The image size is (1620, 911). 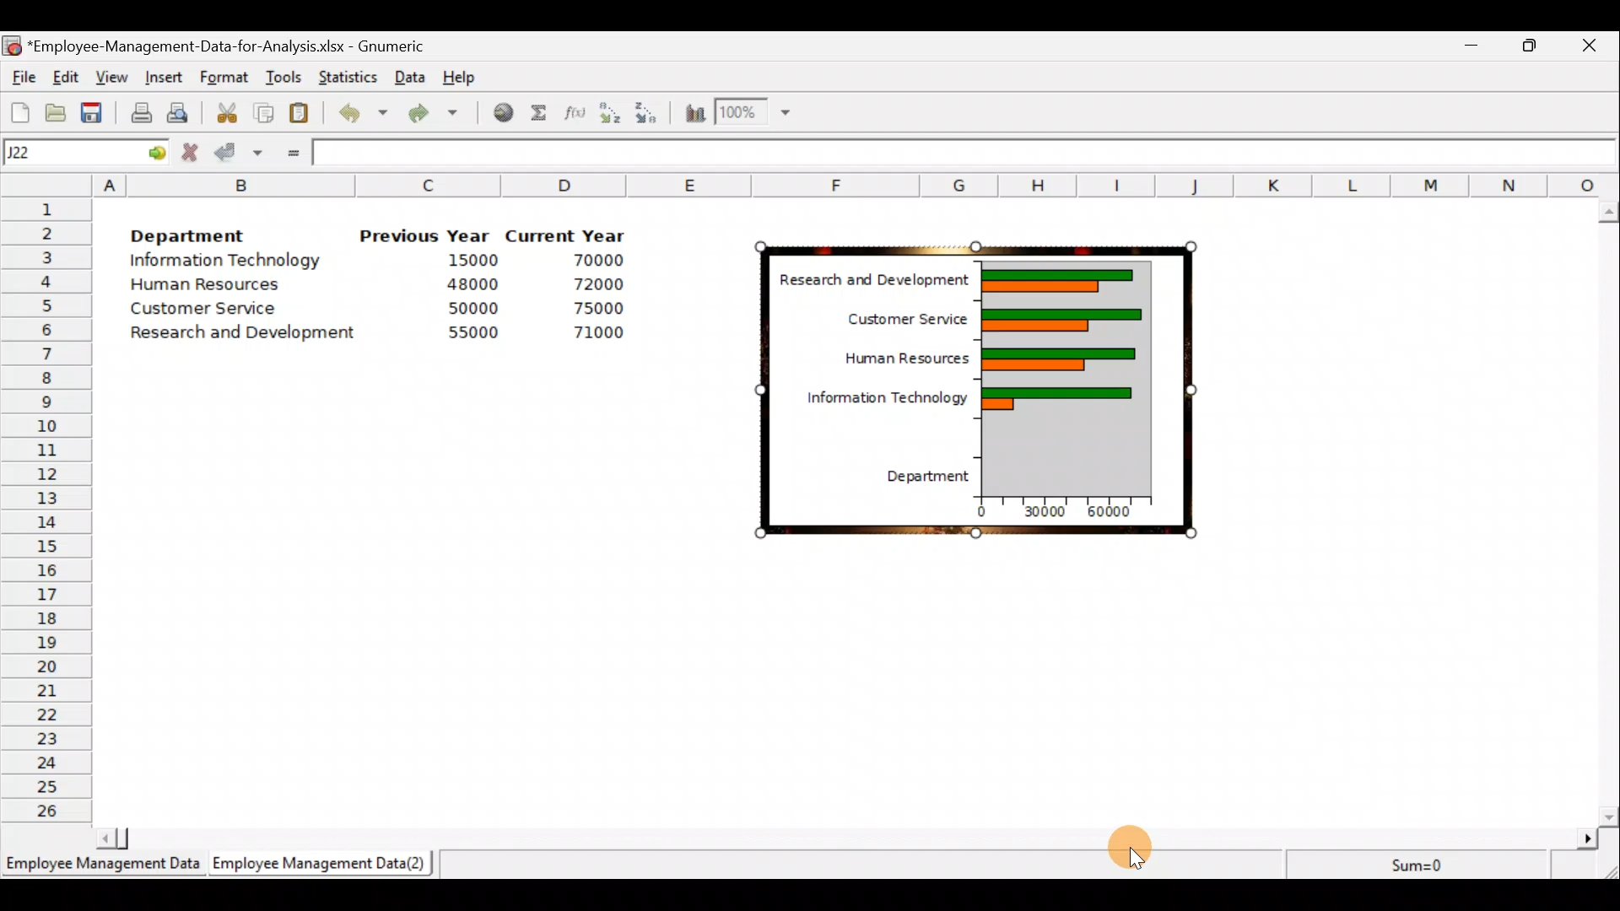 What do you see at coordinates (751, 114) in the screenshot?
I see `Zoom` at bounding box center [751, 114].